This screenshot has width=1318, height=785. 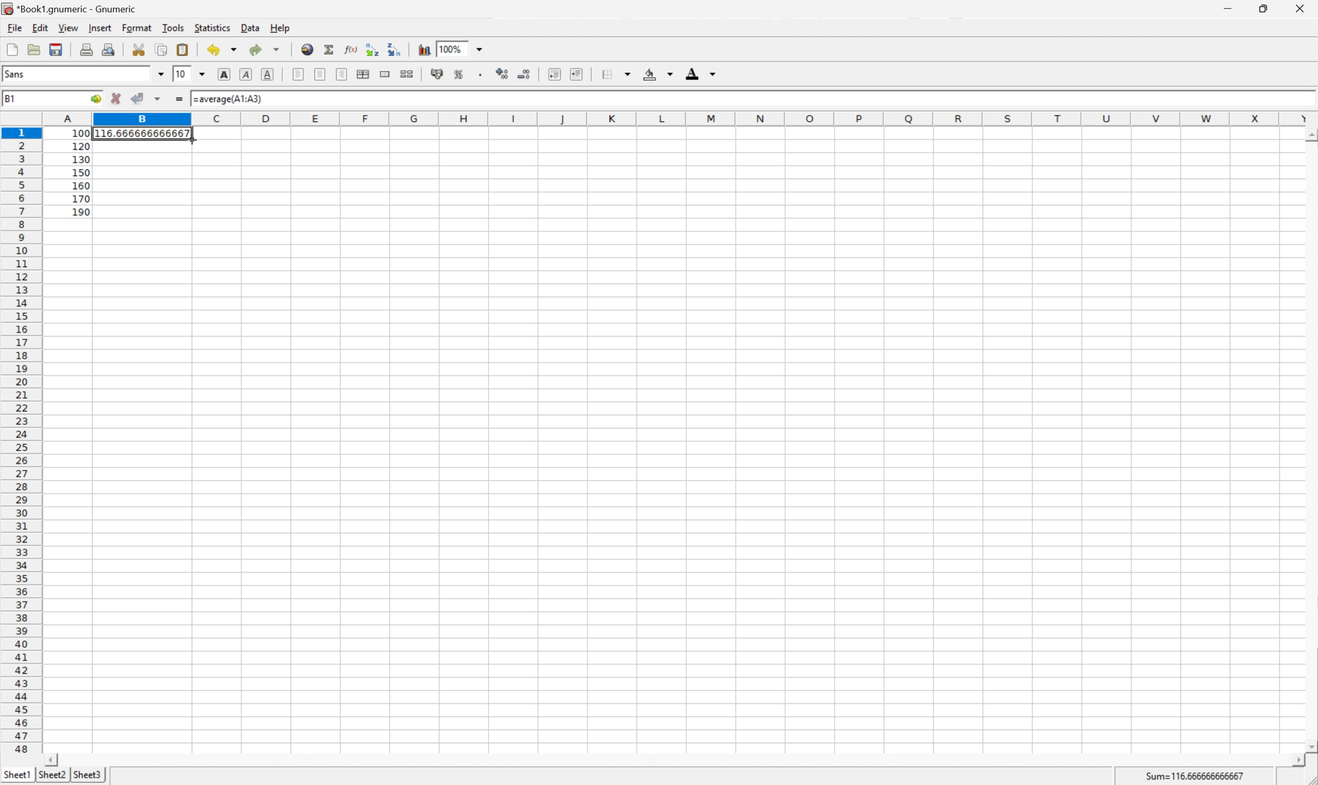 I want to click on Drop Down, so click(x=163, y=74).